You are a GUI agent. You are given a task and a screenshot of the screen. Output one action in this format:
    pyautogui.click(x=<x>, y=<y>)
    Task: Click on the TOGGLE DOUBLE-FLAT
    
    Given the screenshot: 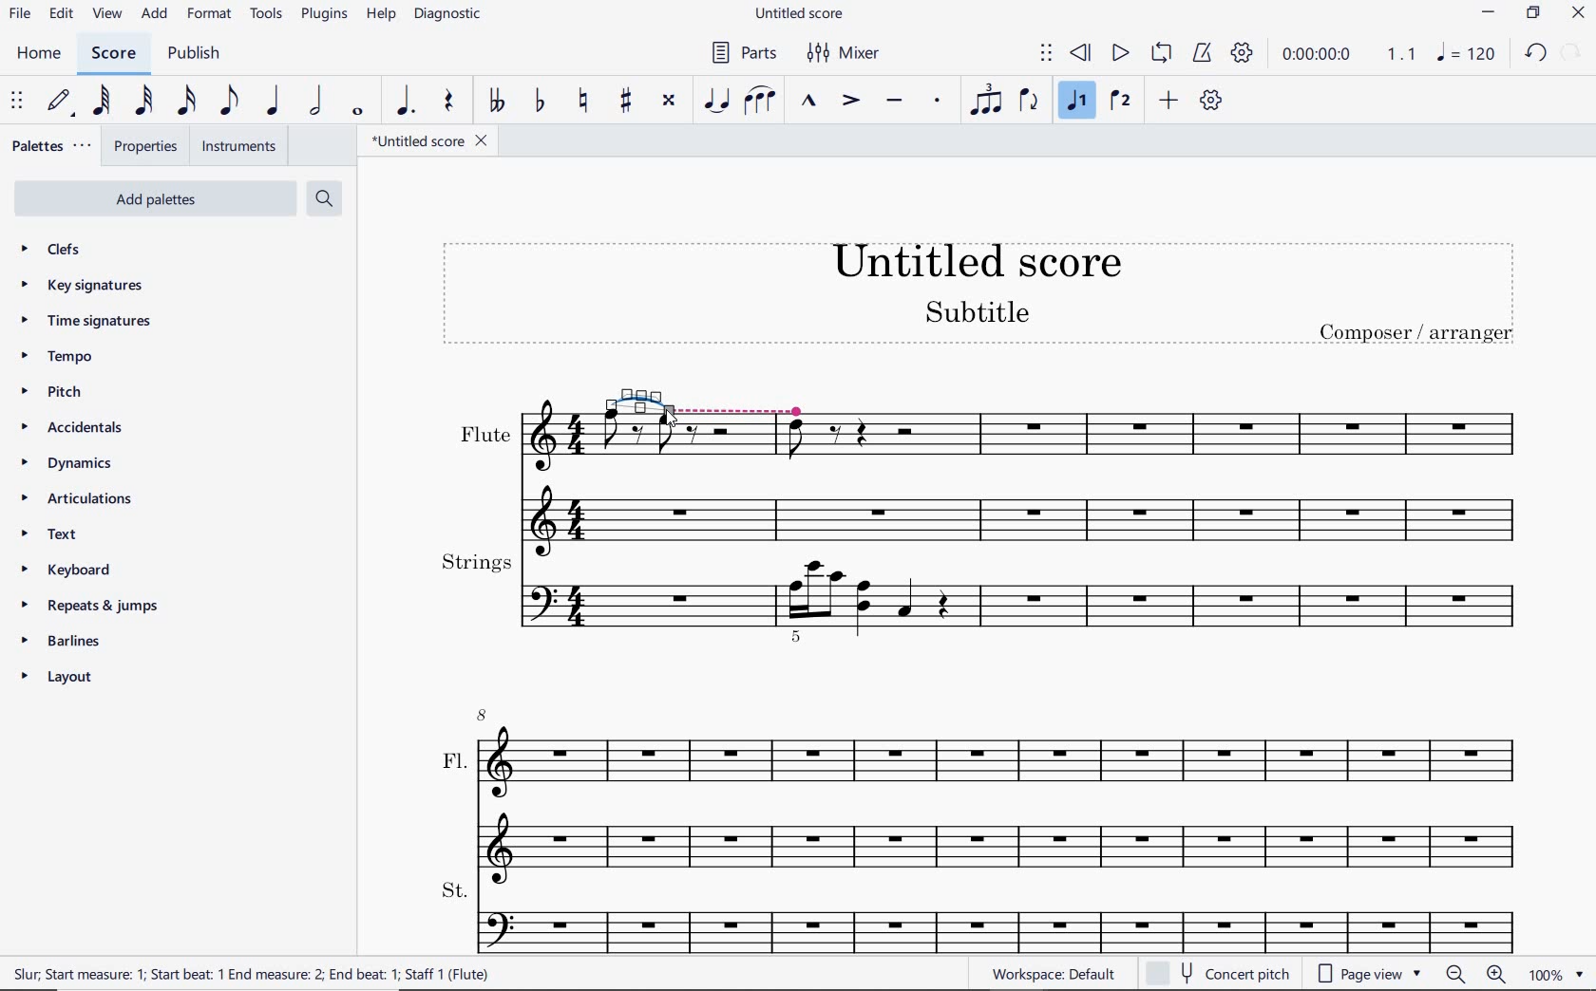 What is the action you would take?
    pyautogui.click(x=494, y=101)
    